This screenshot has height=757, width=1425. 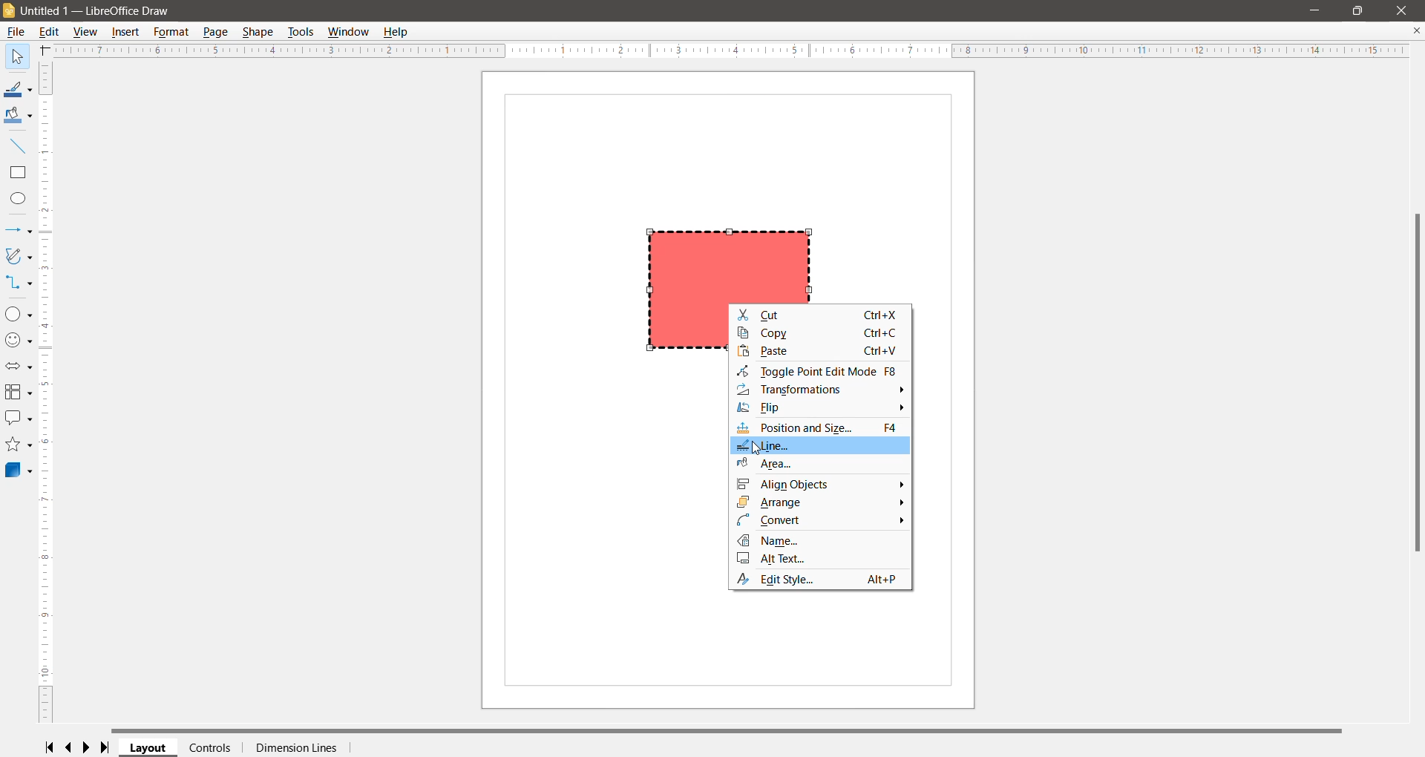 What do you see at coordinates (19, 56) in the screenshot?
I see `Select Tool` at bounding box center [19, 56].